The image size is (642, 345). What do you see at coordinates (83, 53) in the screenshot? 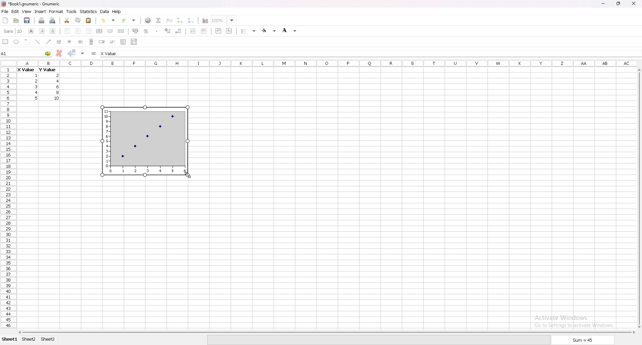
I see `accept change in multple cell` at bounding box center [83, 53].